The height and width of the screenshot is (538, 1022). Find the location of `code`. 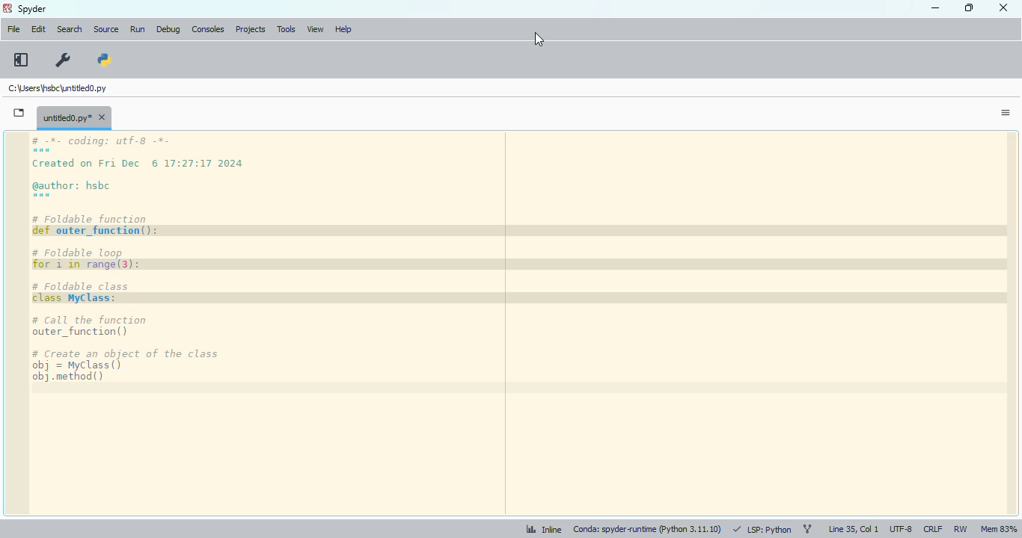

code is located at coordinates (157, 260).